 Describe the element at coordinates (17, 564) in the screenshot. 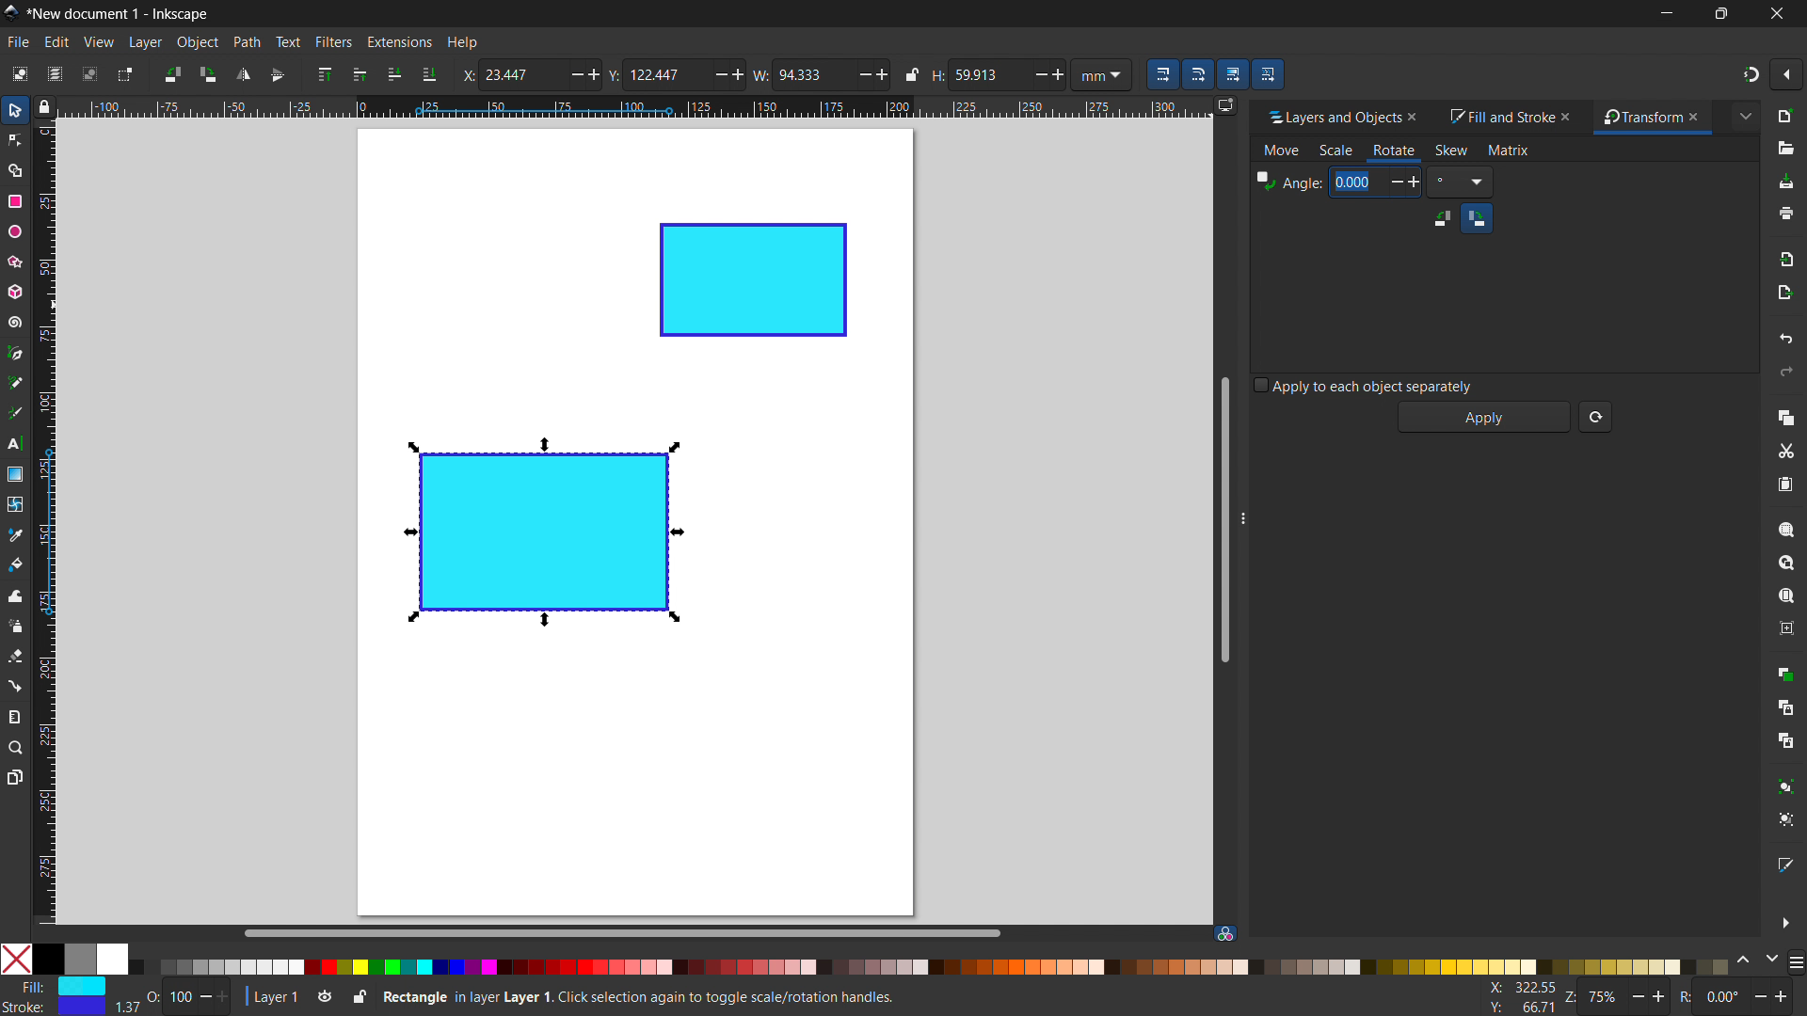

I see `paint bucket tool` at that location.